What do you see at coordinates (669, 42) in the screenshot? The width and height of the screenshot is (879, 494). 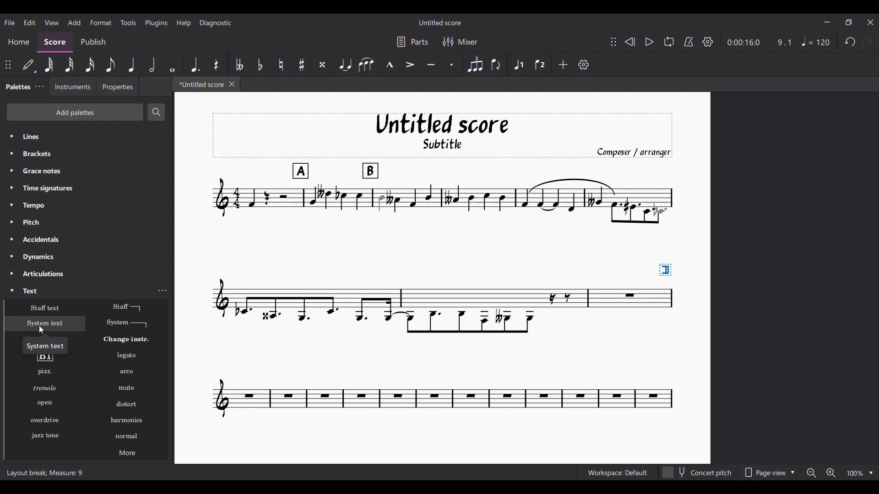 I see `Loop playback` at bounding box center [669, 42].